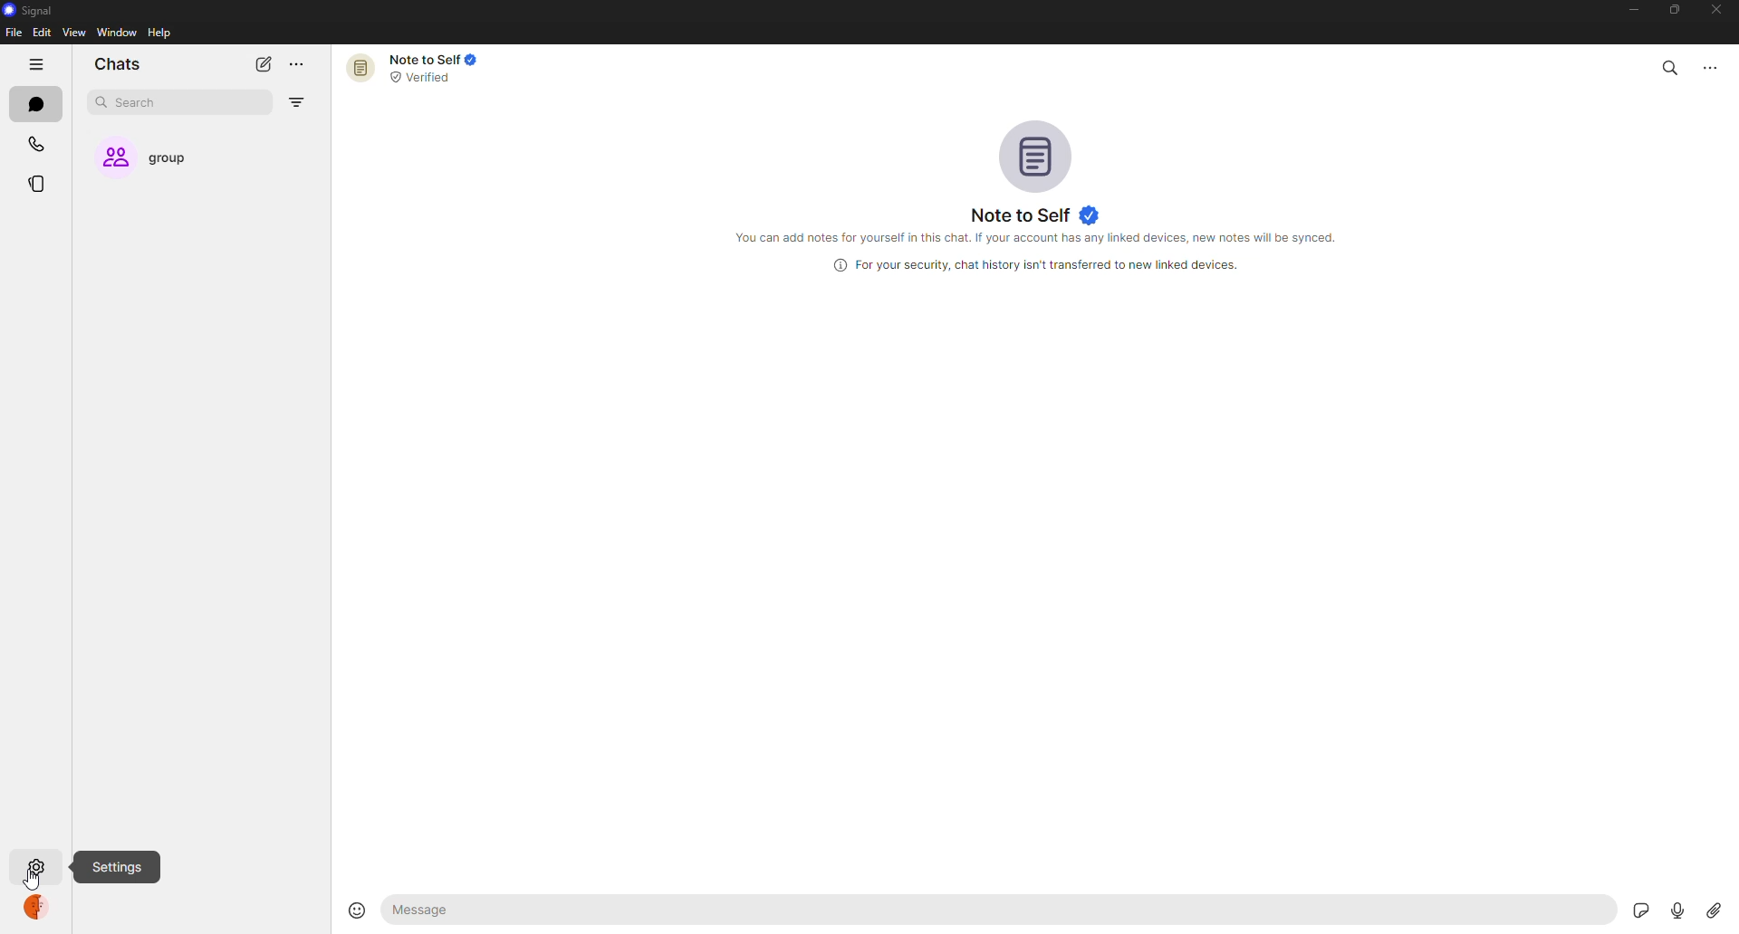  What do you see at coordinates (295, 103) in the screenshot?
I see `filter` at bounding box center [295, 103].